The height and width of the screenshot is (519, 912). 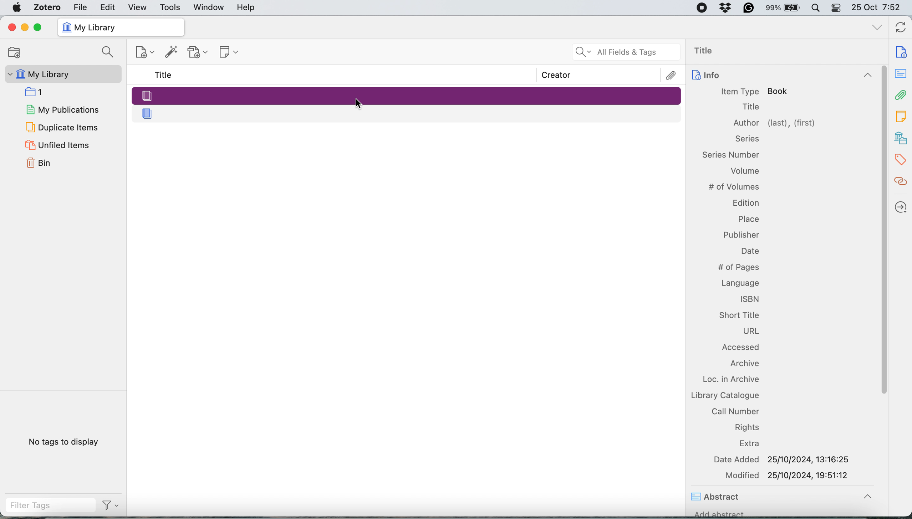 What do you see at coordinates (627, 52) in the screenshot?
I see `All Fields & Tags` at bounding box center [627, 52].